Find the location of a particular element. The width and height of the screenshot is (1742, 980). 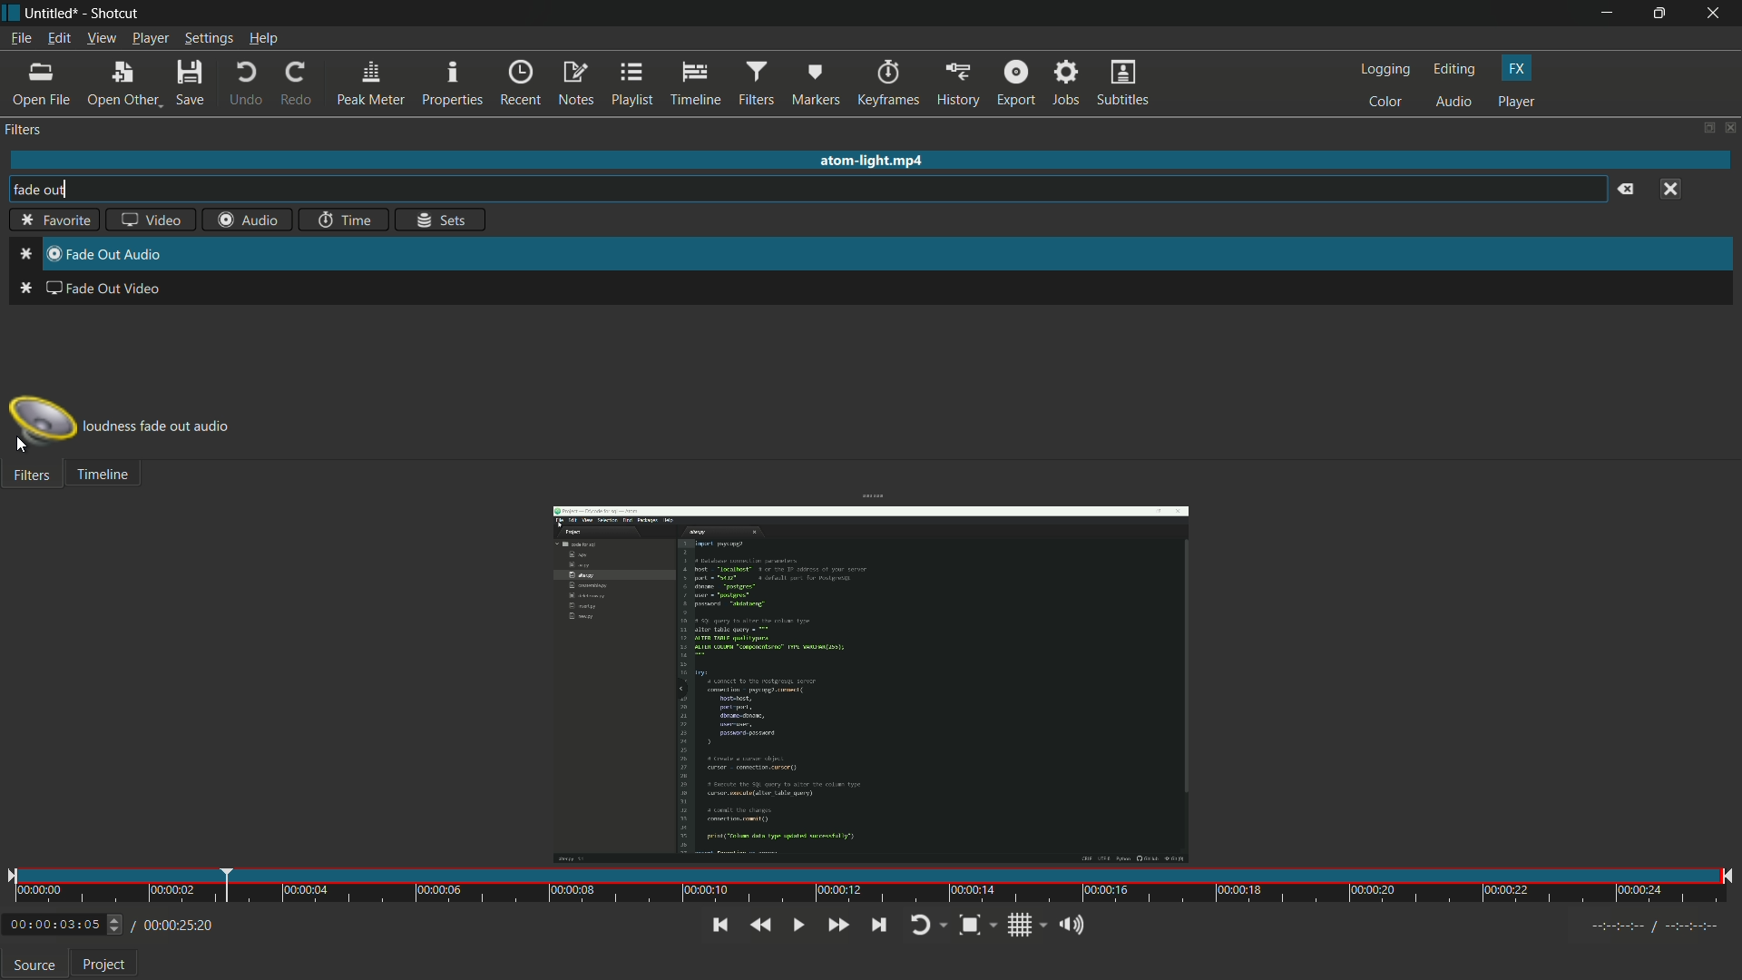

player menu is located at coordinates (151, 40).